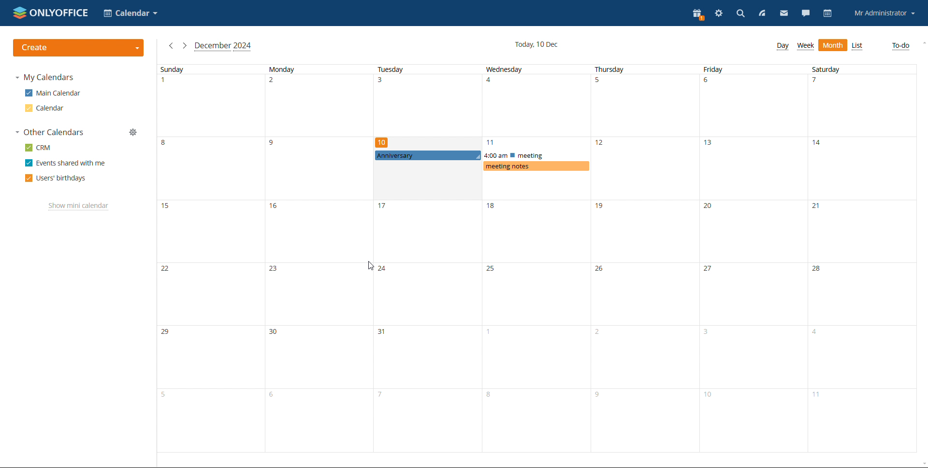 The width and height of the screenshot is (928, 468). I want to click on month view, so click(833, 45).